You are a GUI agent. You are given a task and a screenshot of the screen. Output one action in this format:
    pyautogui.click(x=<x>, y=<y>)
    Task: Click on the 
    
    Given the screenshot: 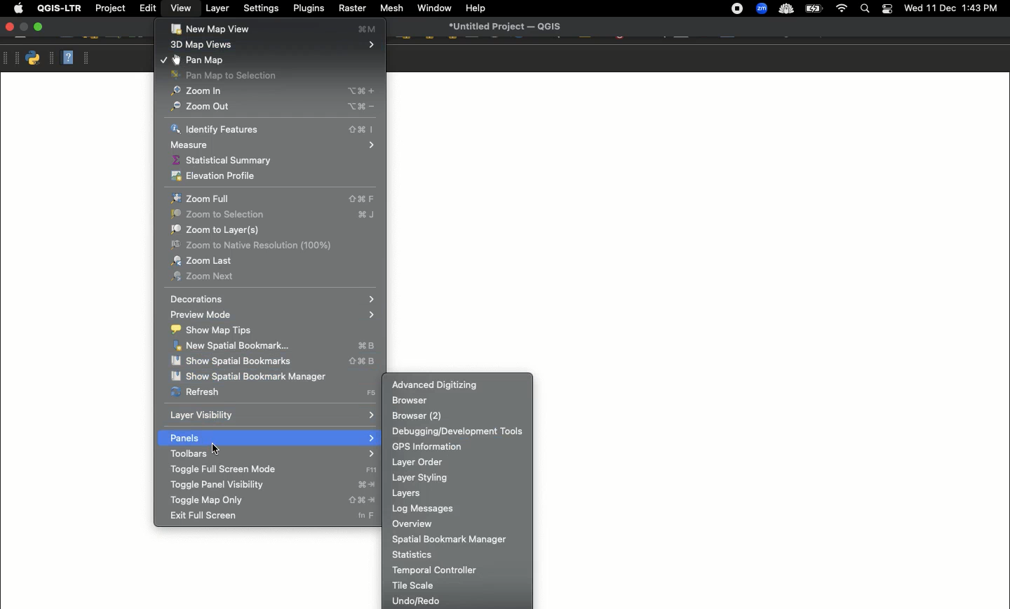 What is the action you would take?
    pyautogui.click(x=18, y=58)
    